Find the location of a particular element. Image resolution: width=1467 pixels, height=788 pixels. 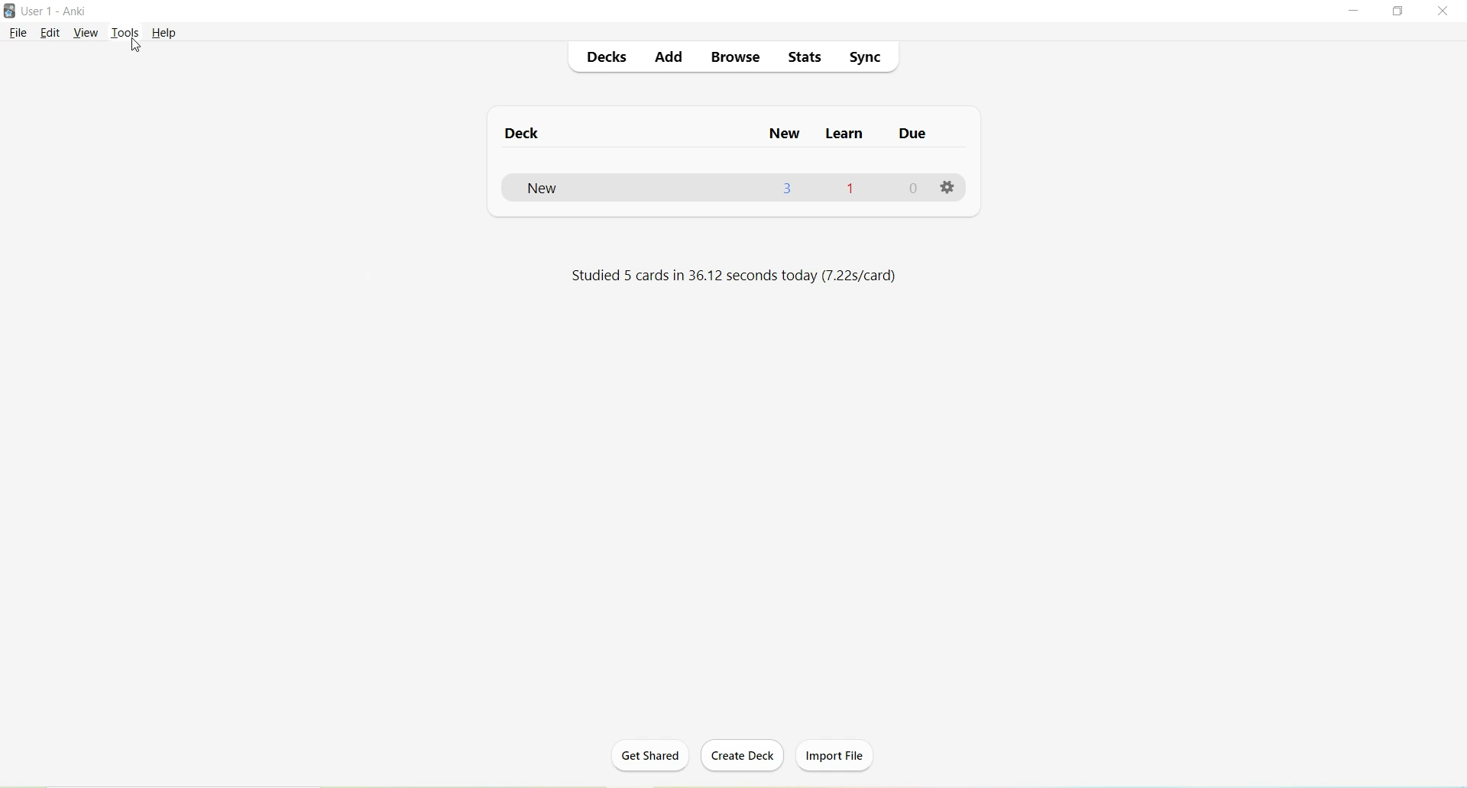

Minimize is located at coordinates (1355, 11).